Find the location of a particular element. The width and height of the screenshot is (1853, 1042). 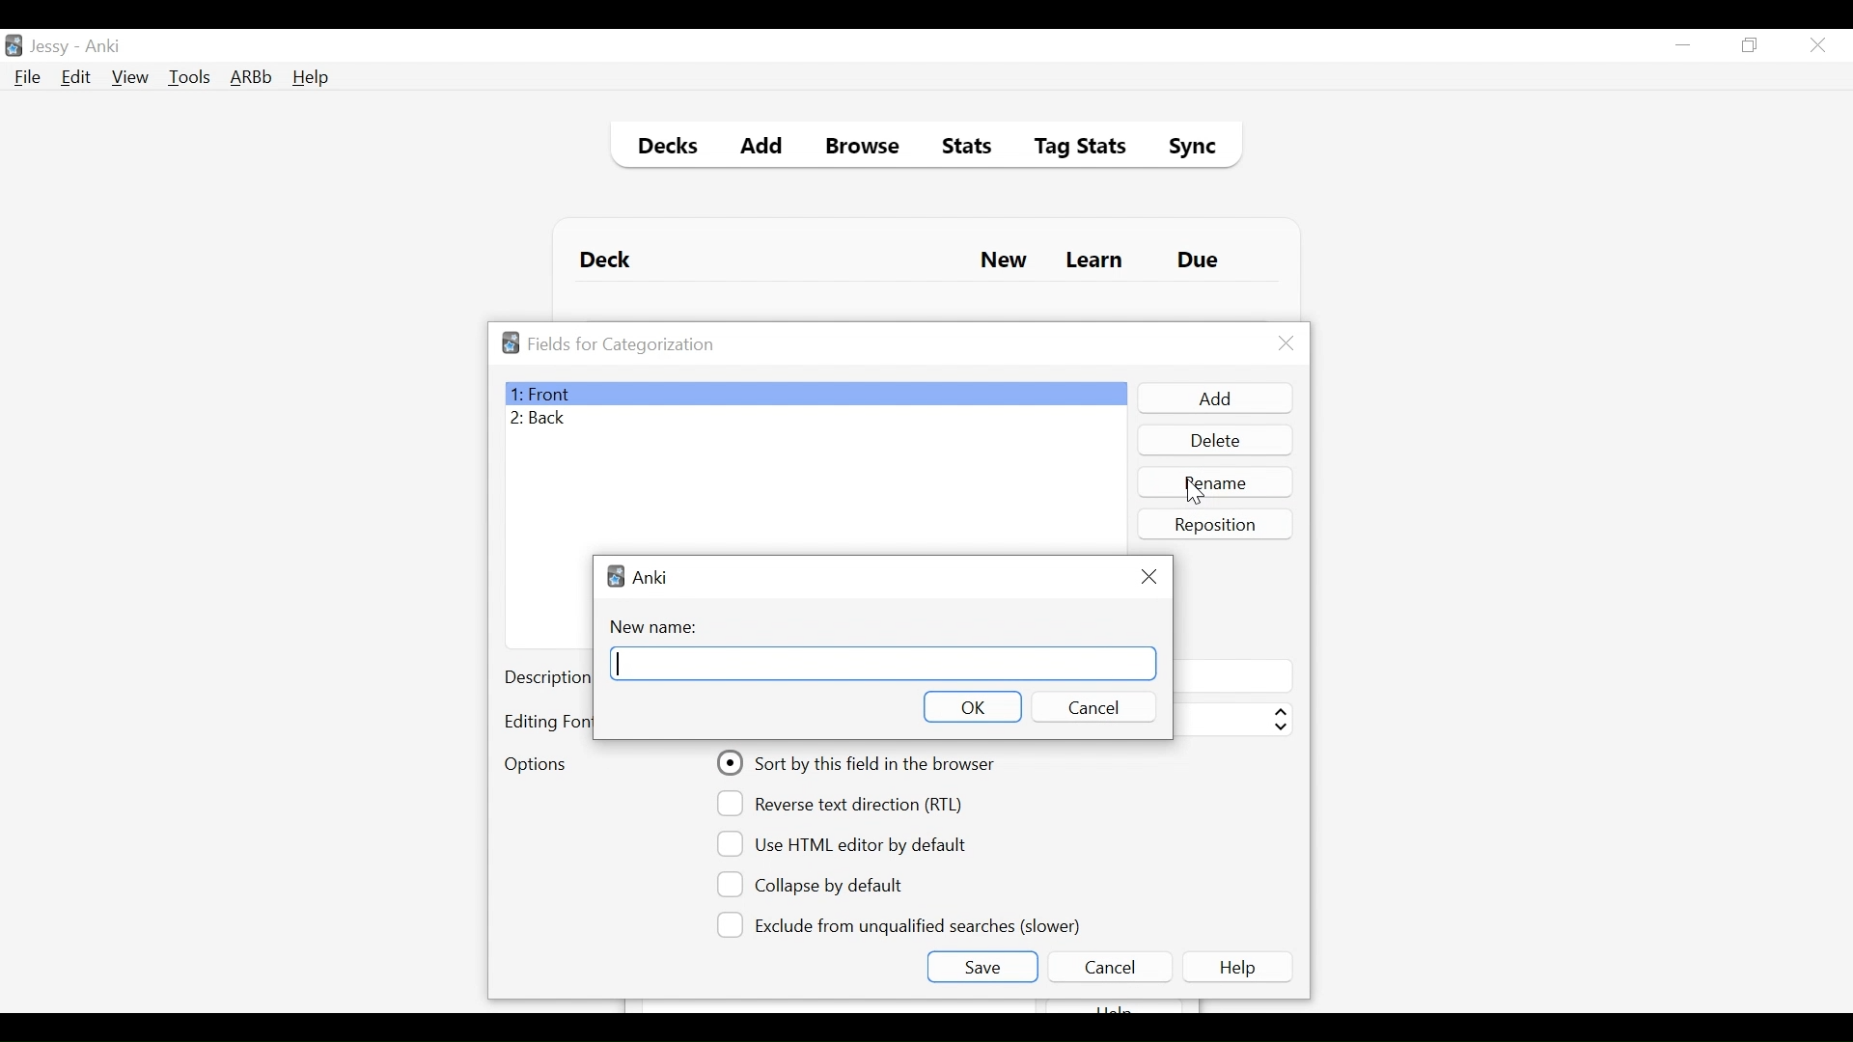

Due is located at coordinates (1200, 260).